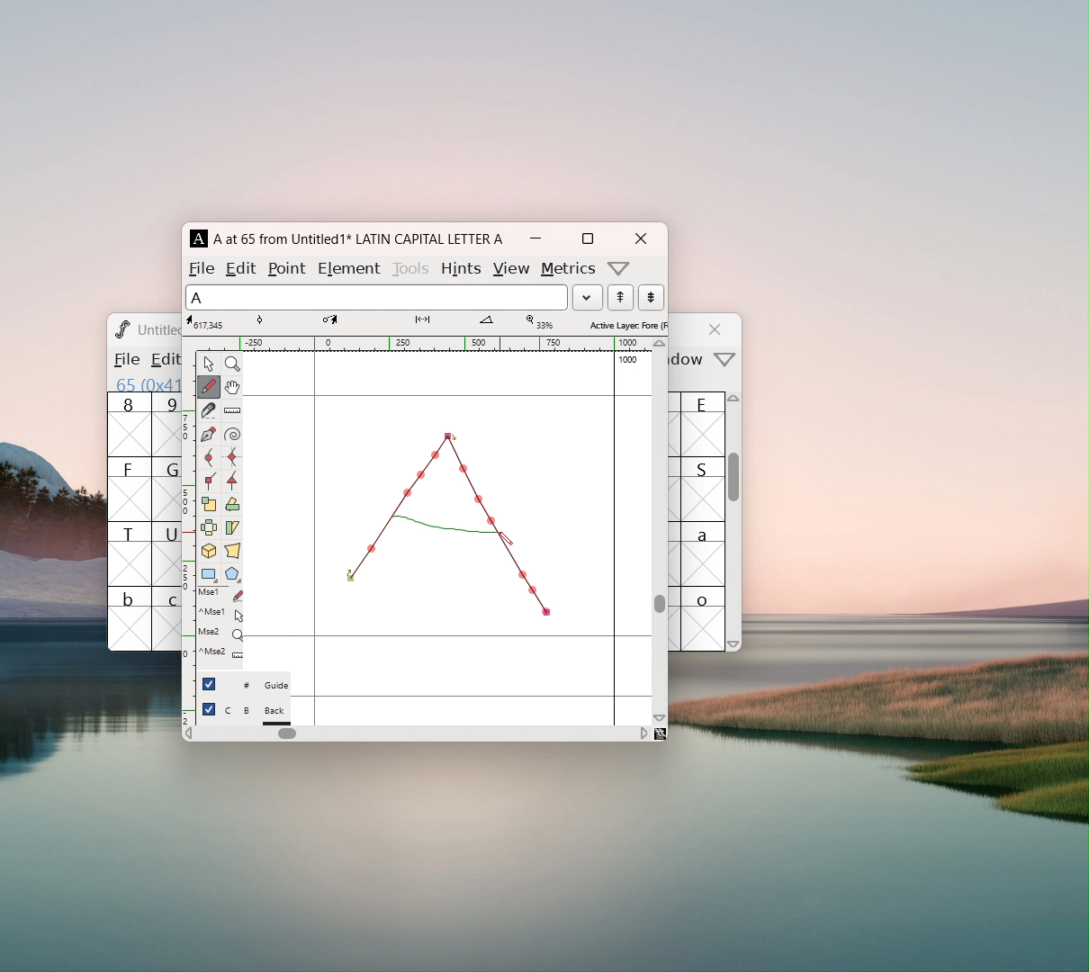 This screenshot has height=972, width=1089. I want to click on view, so click(510, 269).